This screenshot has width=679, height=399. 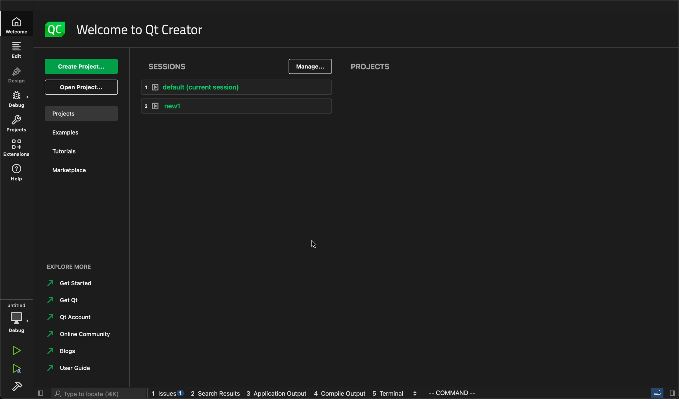 What do you see at coordinates (66, 151) in the screenshot?
I see `tutorials` at bounding box center [66, 151].